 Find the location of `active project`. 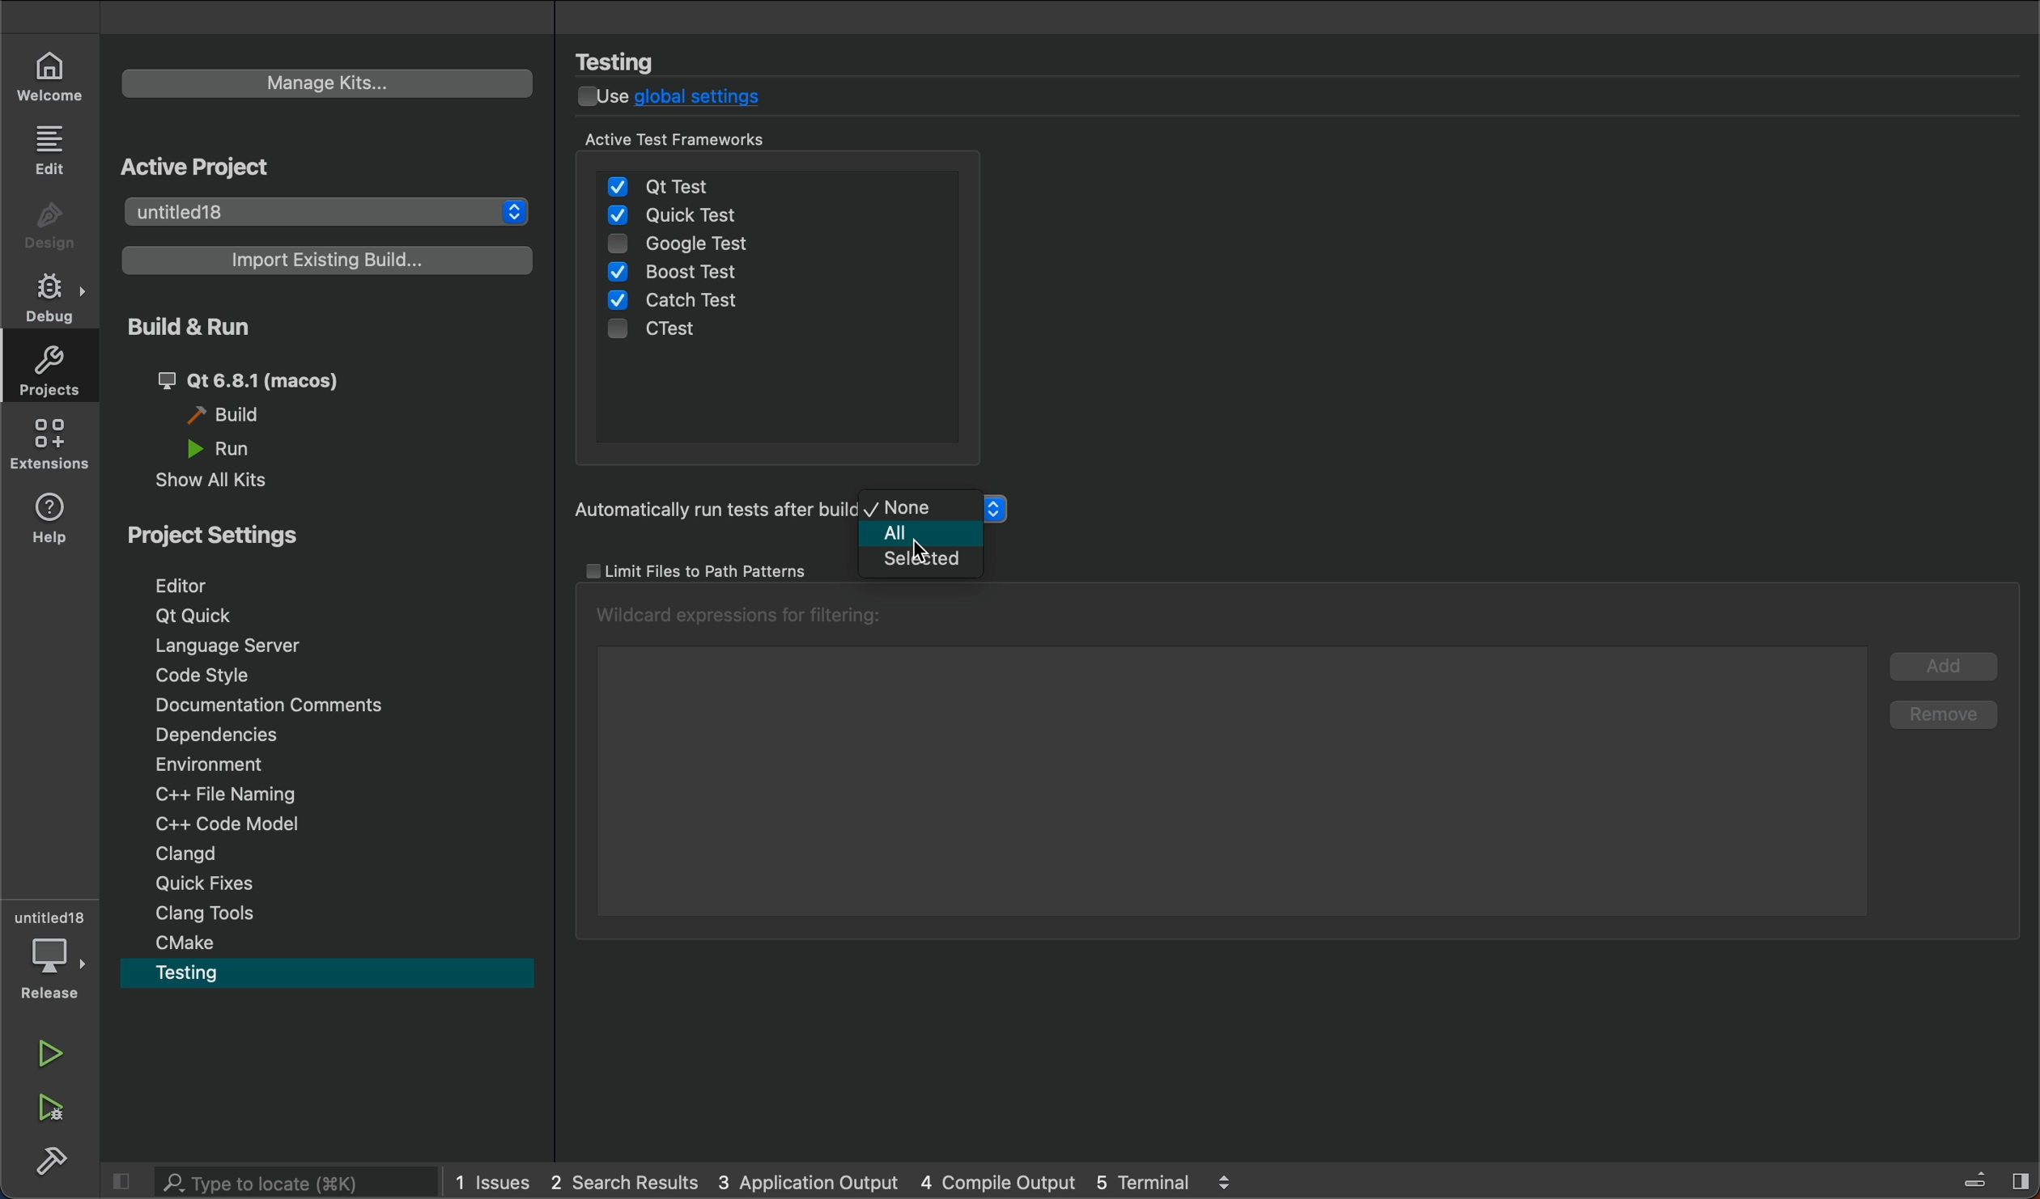

active project is located at coordinates (237, 167).